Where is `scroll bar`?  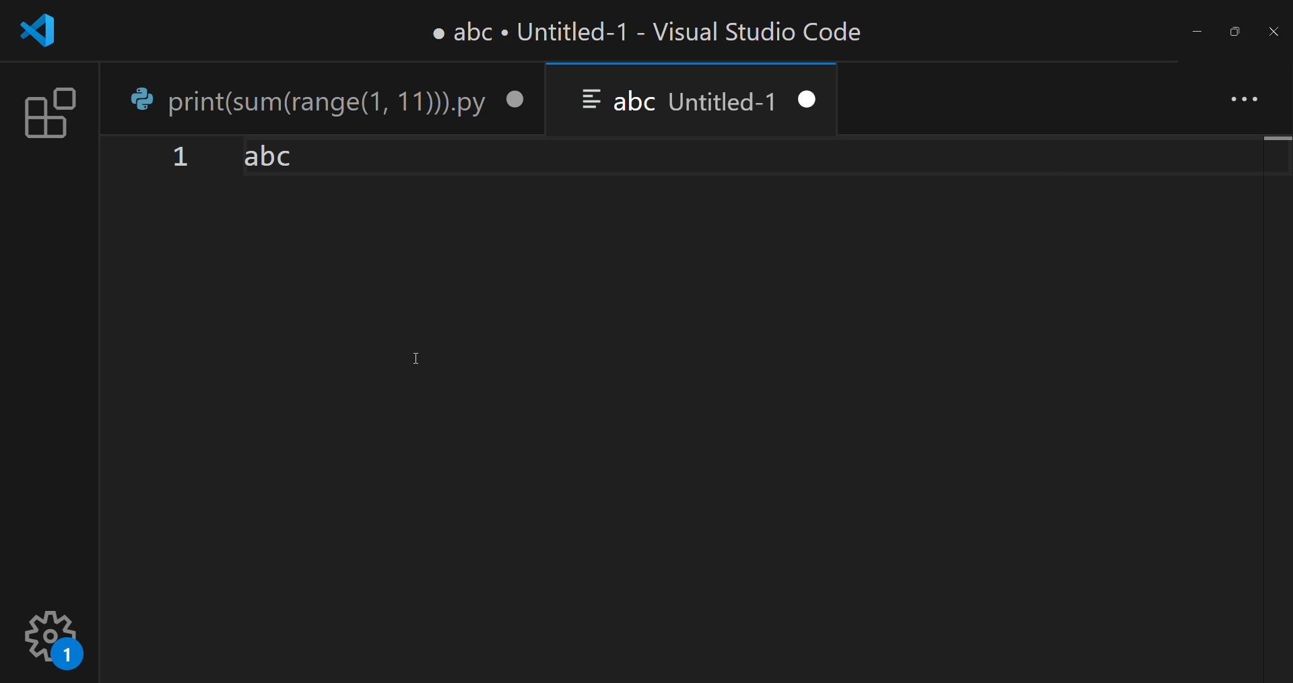 scroll bar is located at coordinates (1271, 389).